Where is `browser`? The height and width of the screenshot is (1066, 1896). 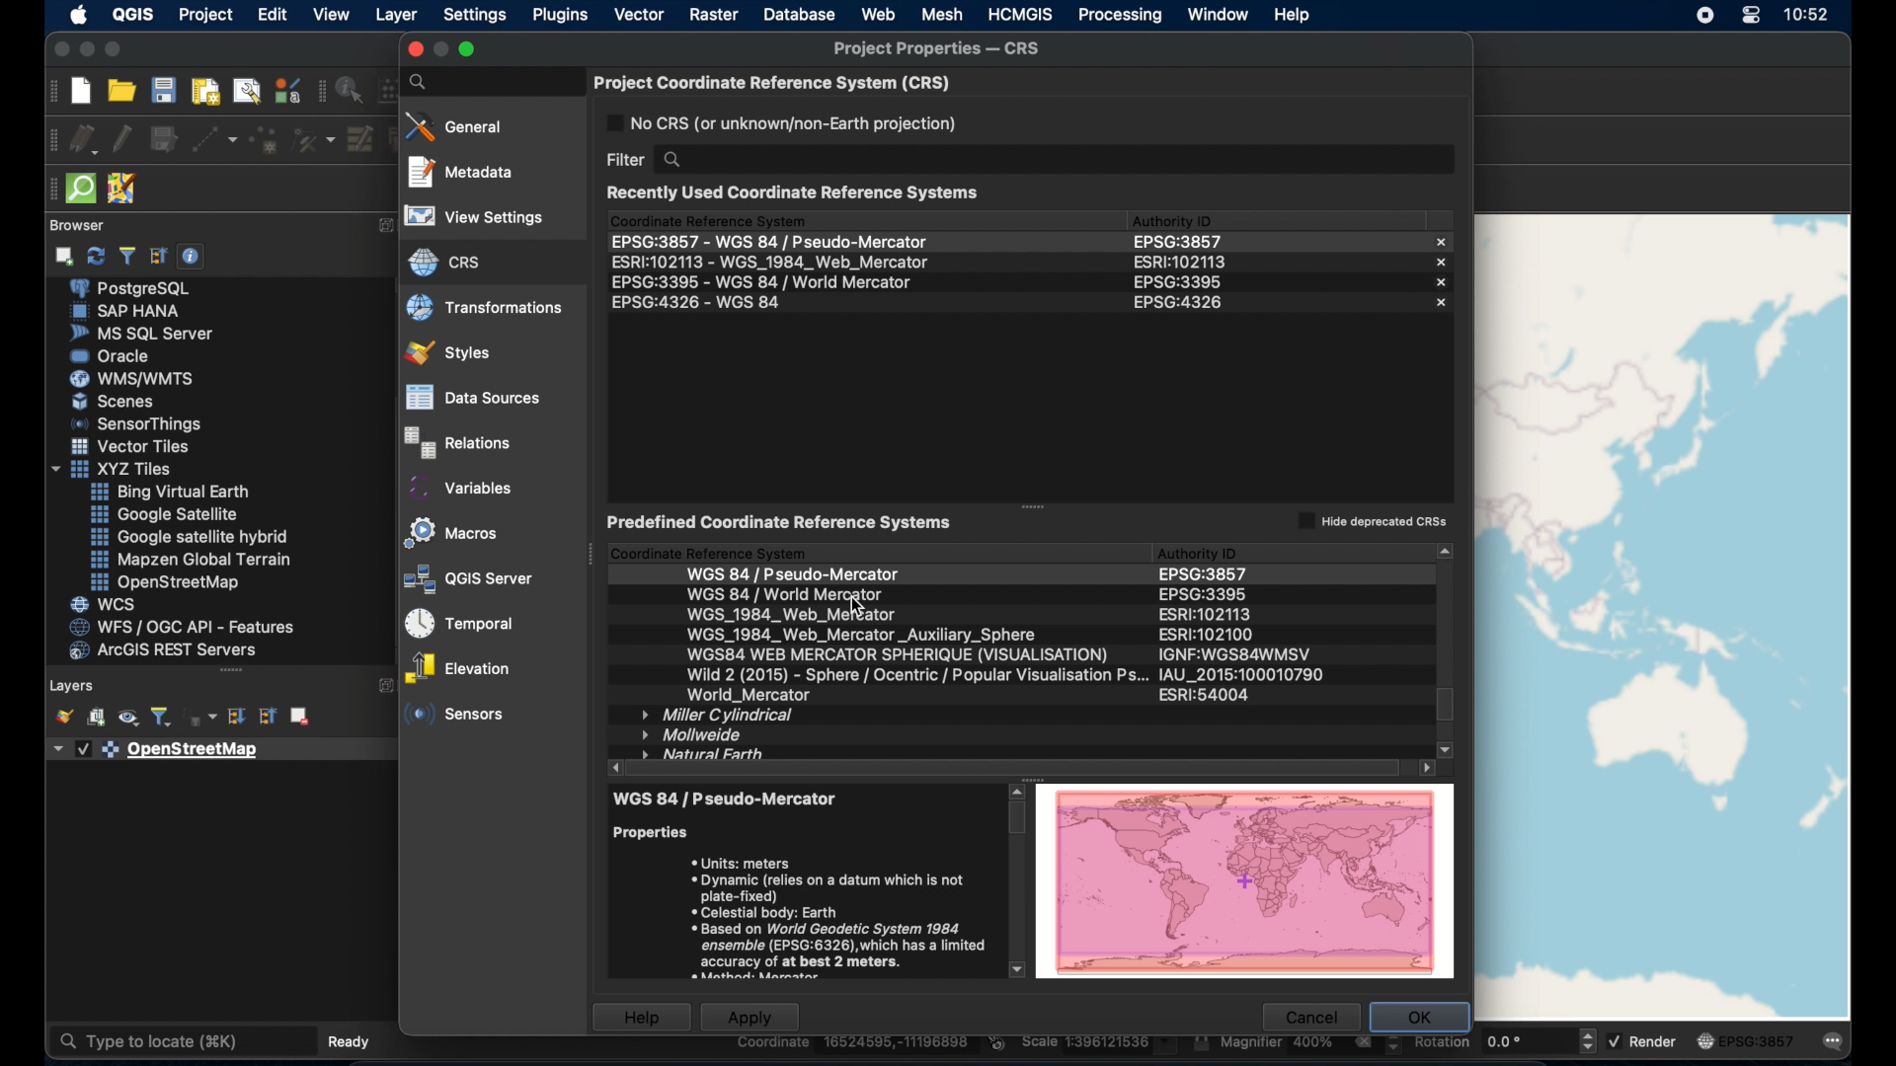 browser is located at coordinates (82, 226).